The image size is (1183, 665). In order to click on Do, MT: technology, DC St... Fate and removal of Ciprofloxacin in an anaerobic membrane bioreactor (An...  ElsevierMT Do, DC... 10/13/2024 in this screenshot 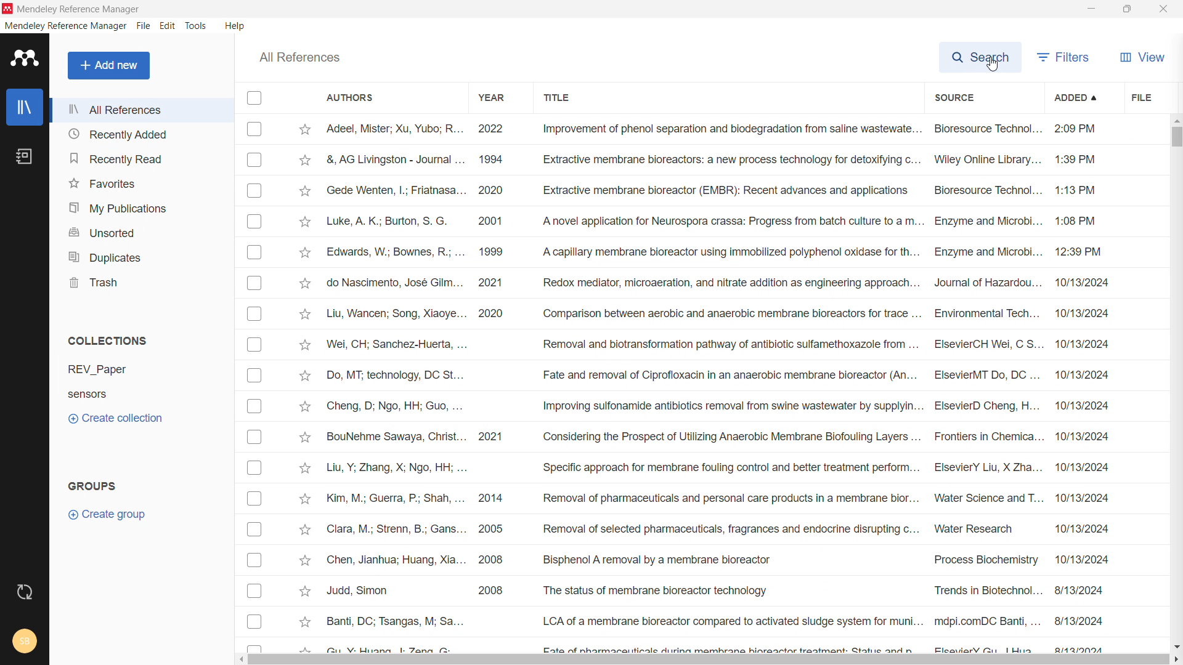, I will do `click(484, 373)`.